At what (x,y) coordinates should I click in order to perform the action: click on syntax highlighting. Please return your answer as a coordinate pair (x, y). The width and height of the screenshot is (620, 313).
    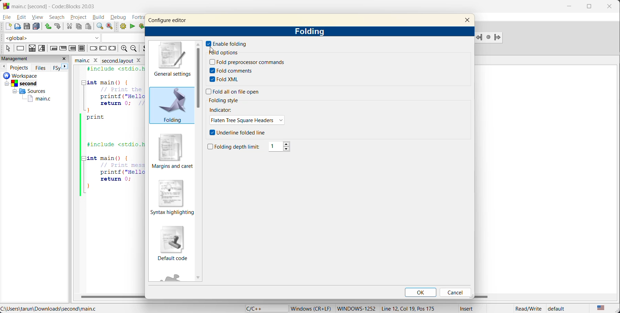
    Looking at the image, I should click on (172, 198).